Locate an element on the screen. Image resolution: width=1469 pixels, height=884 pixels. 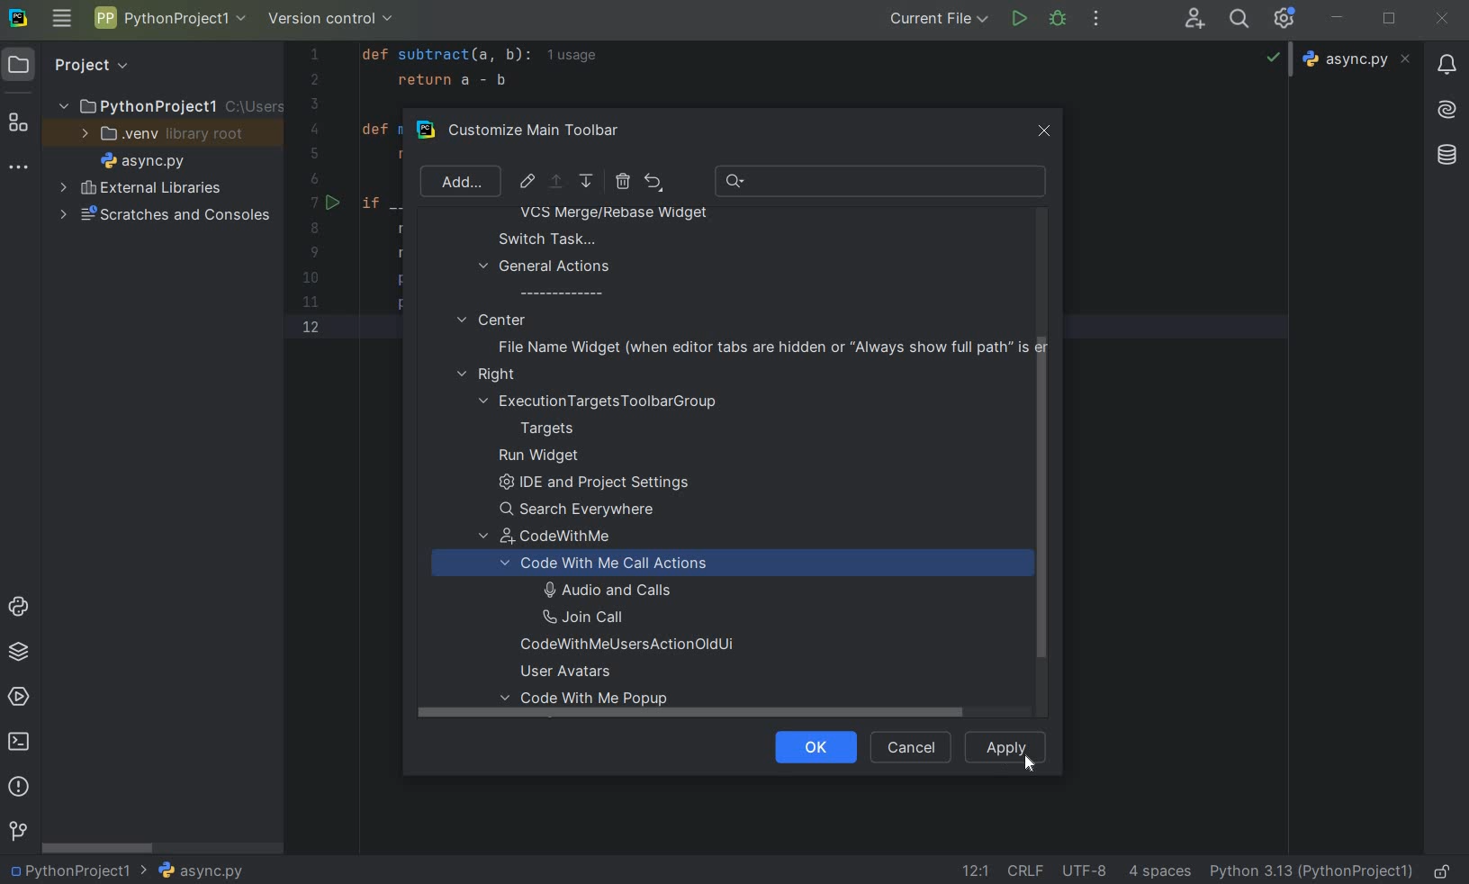
INDENT is located at coordinates (1158, 870).